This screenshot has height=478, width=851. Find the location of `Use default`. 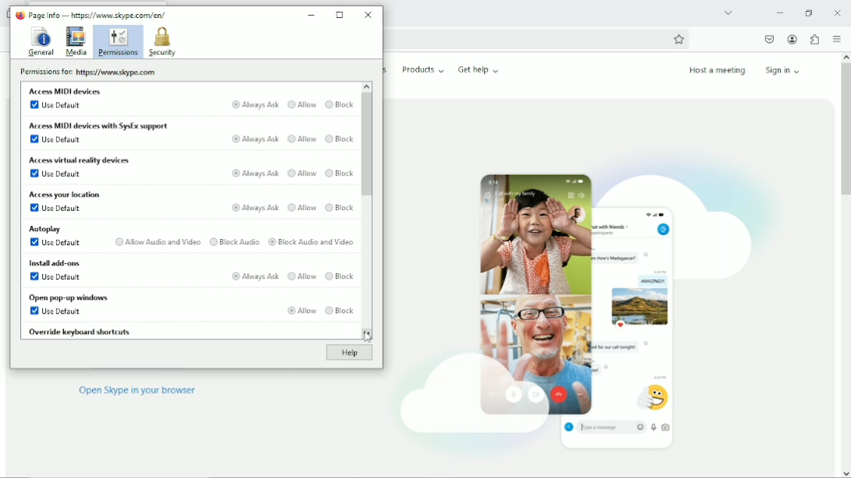

Use default is located at coordinates (56, 106).